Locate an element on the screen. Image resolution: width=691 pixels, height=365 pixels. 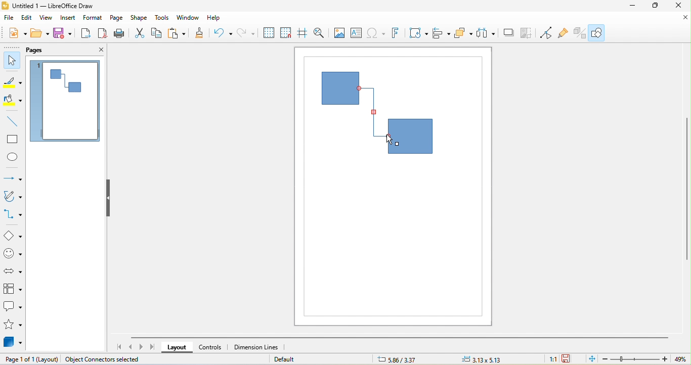
scroll to last page is located at coordinates (153, 348).